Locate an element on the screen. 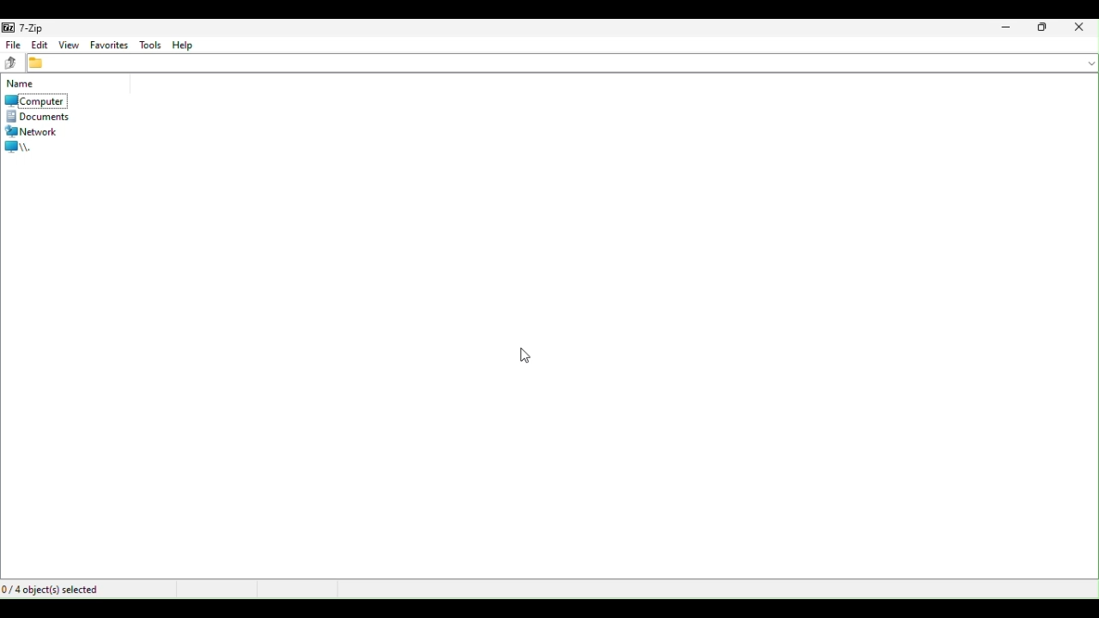 The width and height of the screenshot is (1099, 618). favourite is located at coordinates (108, 45).